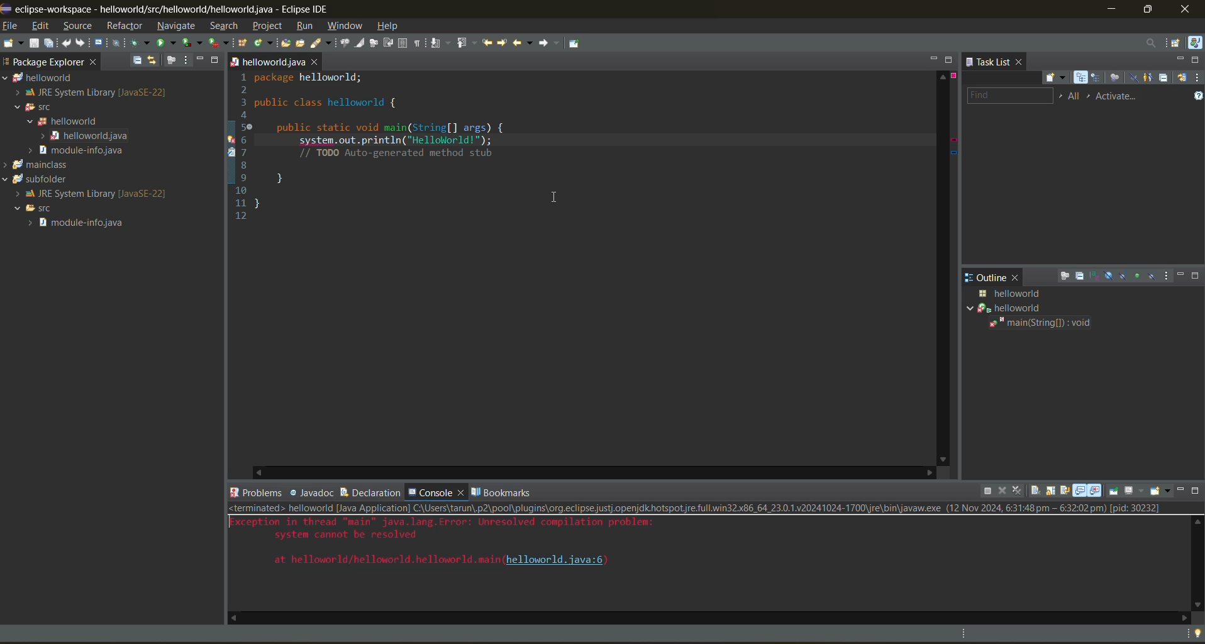 This screenshot has height=644, width=1205. Describe the element at coordinates (102, 45) in the screenshot. I see `open a terminal` at that location.